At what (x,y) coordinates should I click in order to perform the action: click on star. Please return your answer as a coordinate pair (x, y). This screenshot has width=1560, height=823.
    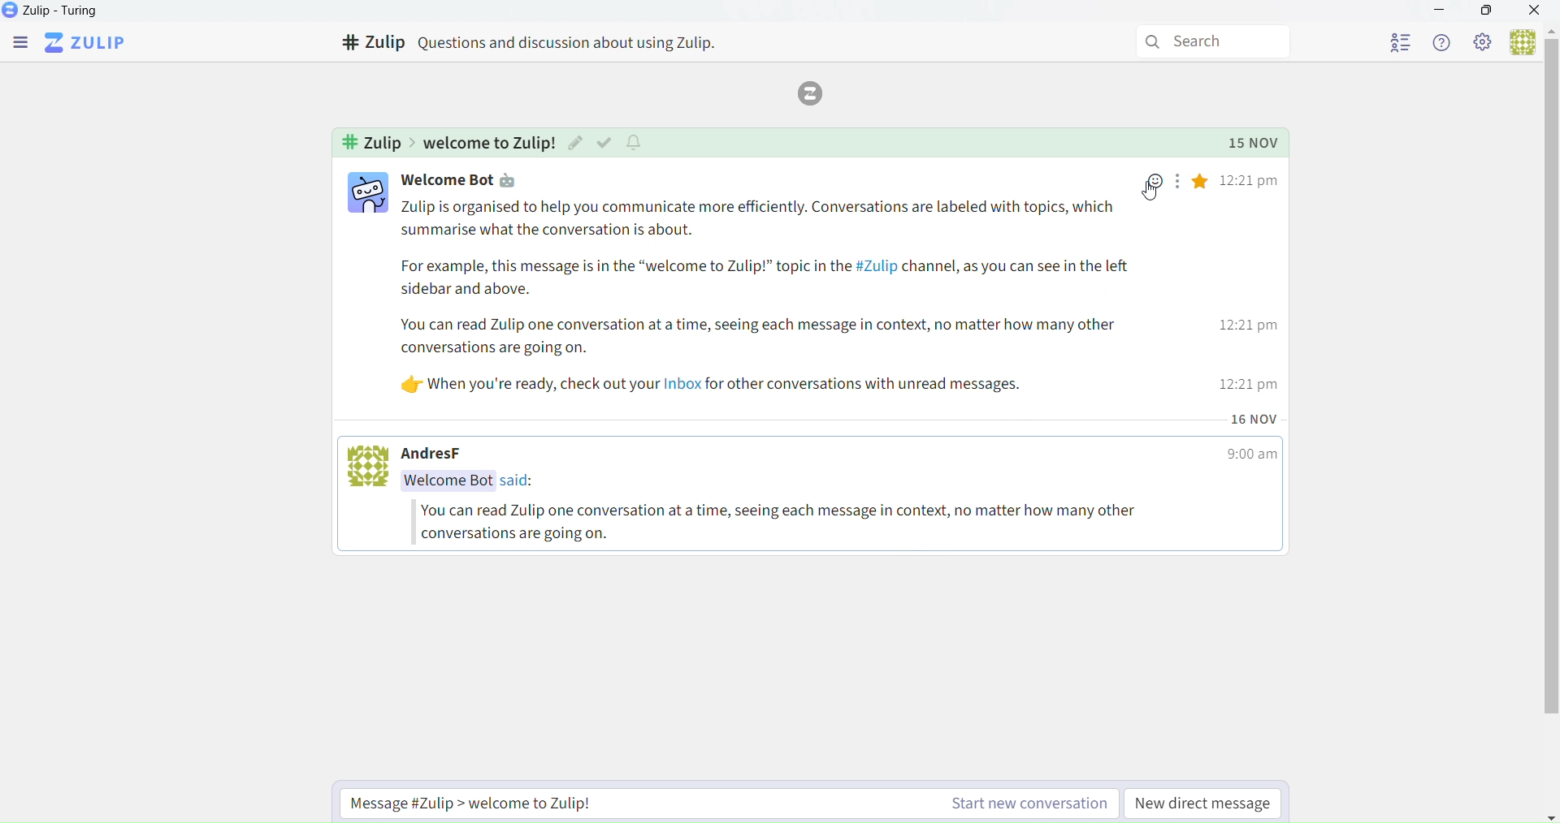
    Looking at the image, I should click on (1202, 184).